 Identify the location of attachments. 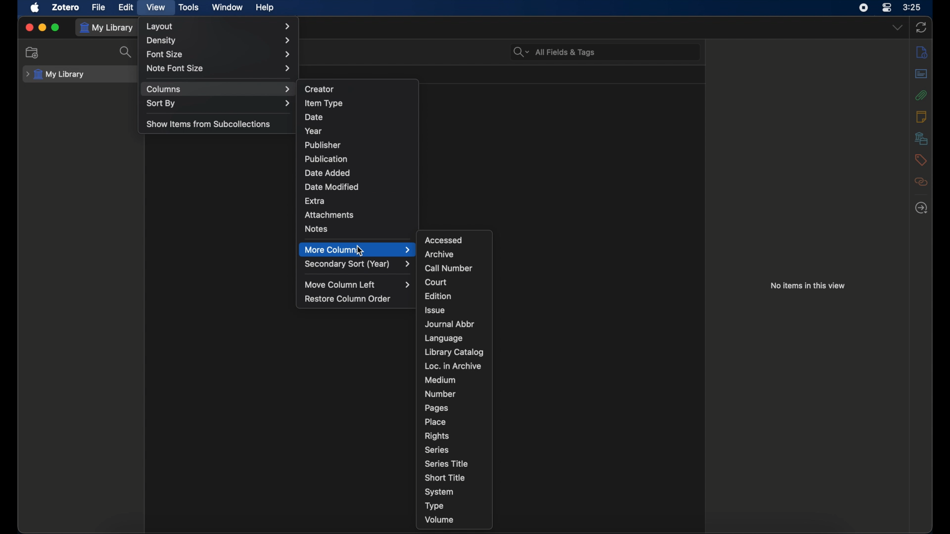
(330, 215).